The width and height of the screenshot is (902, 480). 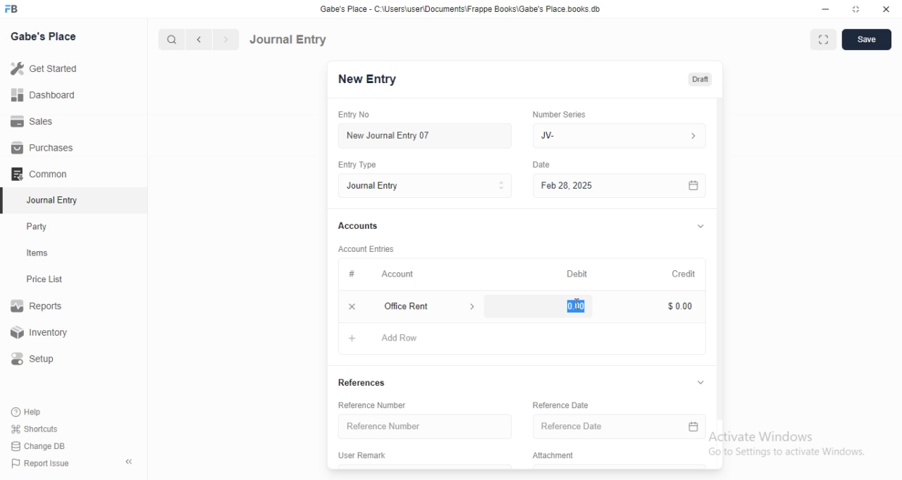 I want to click on Reports., so click(x=39, y=308).